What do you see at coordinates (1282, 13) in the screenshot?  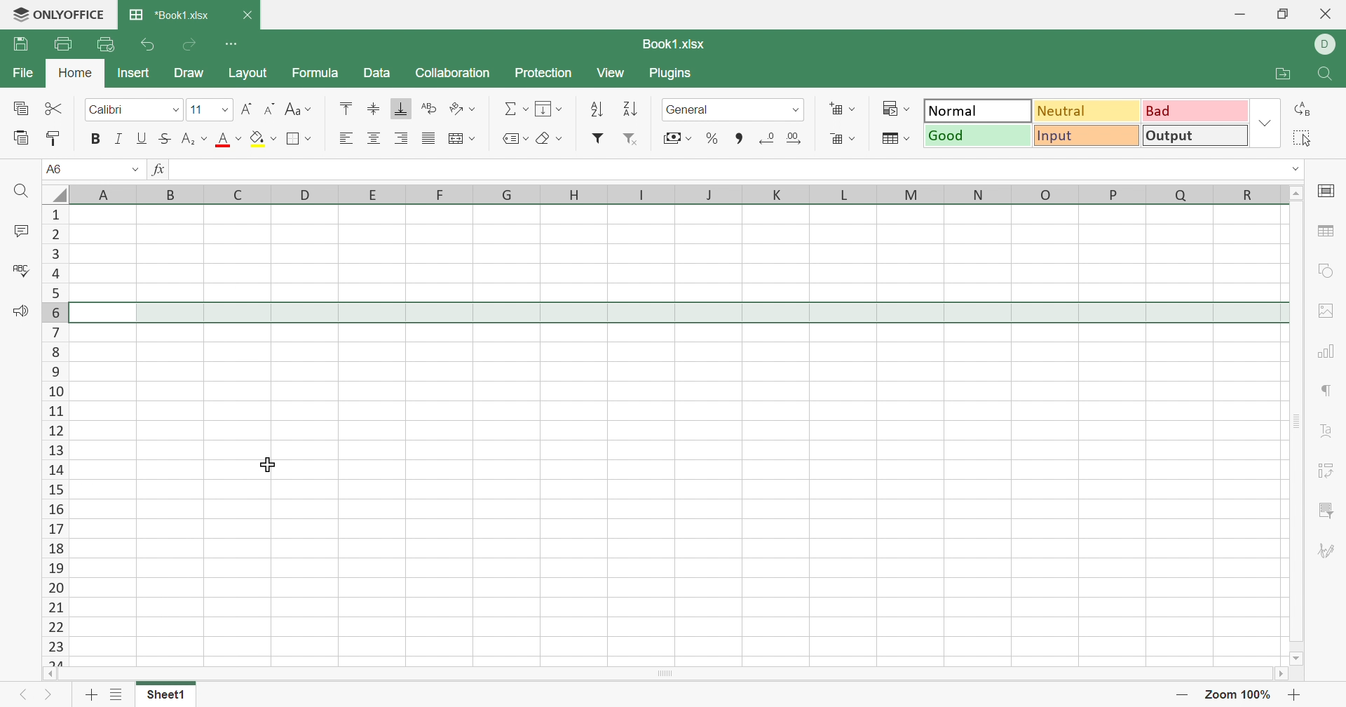 I see `Restore Down` at bounding box center [1282, 13].